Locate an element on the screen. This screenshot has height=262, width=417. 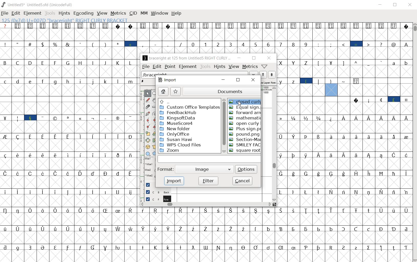
MM is located at coordinates (144, 14).